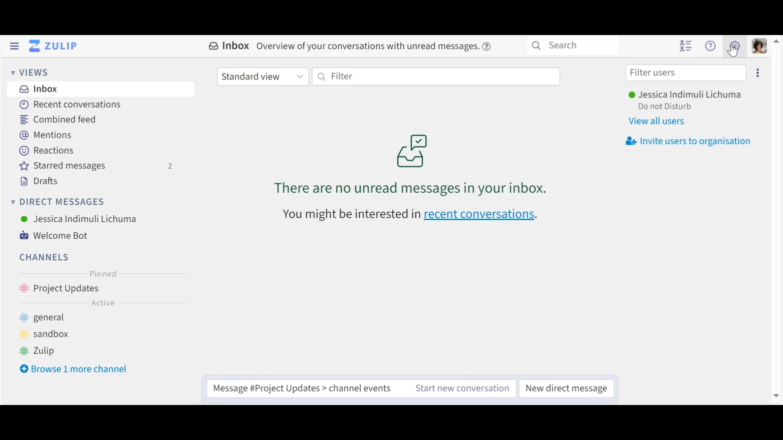  I want to click on Starred messages, so click(99, 167).